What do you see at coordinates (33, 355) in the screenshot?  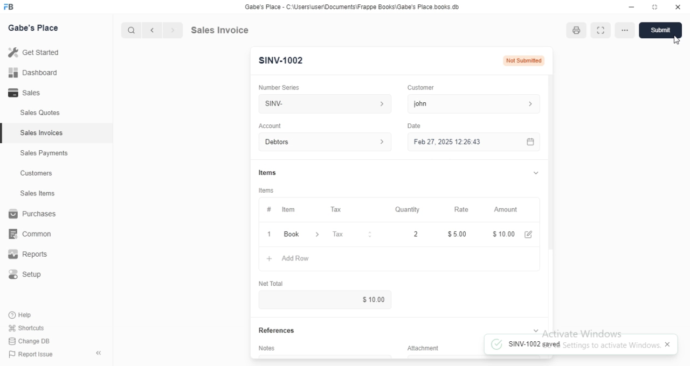 I see `Report Issue` at bounding box center [33, 355].